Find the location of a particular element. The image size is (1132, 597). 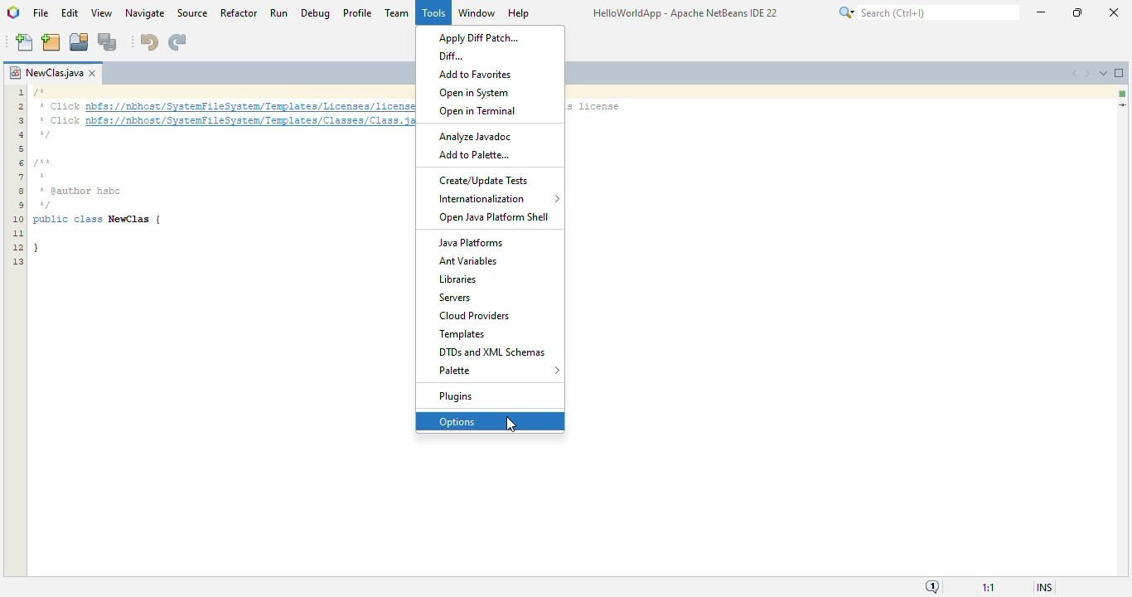

options is located at coordinates (457, 422).